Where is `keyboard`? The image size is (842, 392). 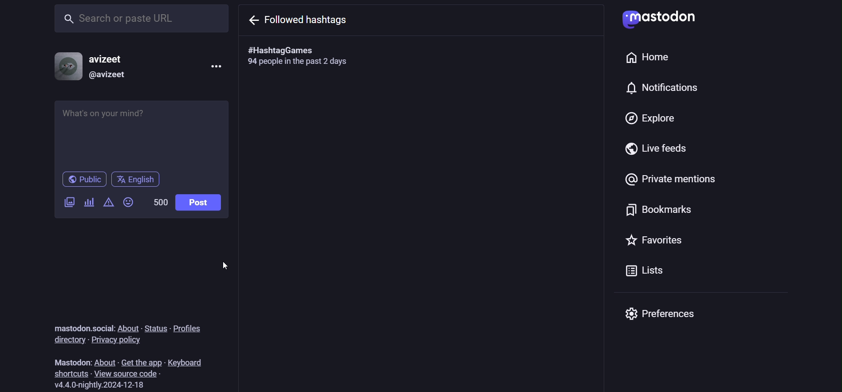
keyboard is located at coordinates (190, 362).